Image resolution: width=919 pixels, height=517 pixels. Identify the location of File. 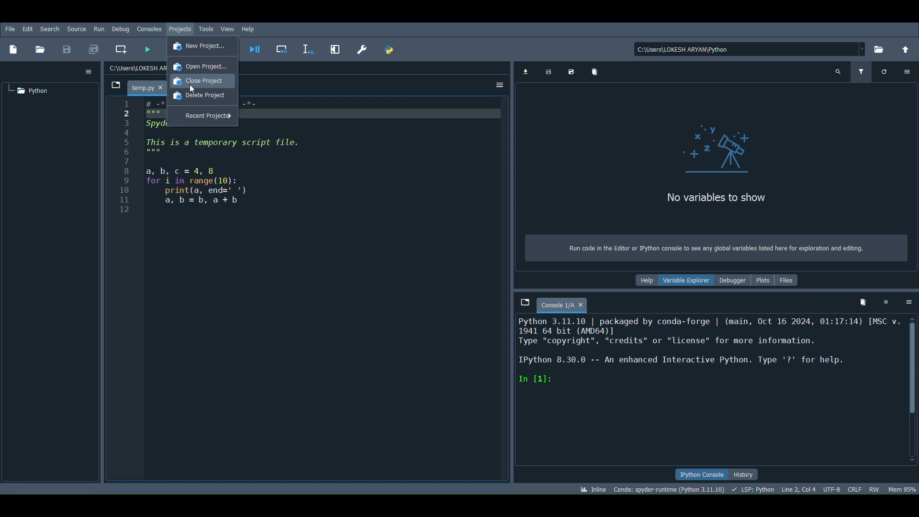
(10, 28).